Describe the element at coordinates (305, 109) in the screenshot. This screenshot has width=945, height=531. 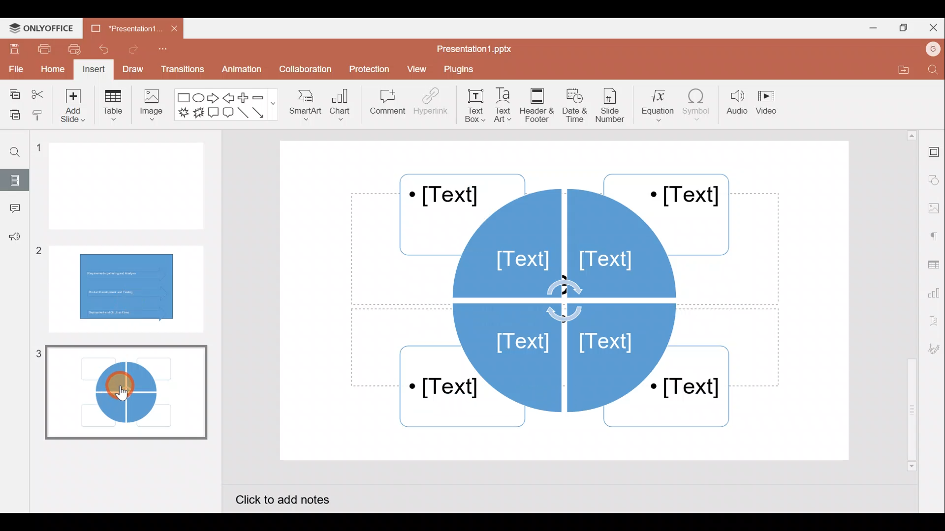
I see `SmartArt` at that location.